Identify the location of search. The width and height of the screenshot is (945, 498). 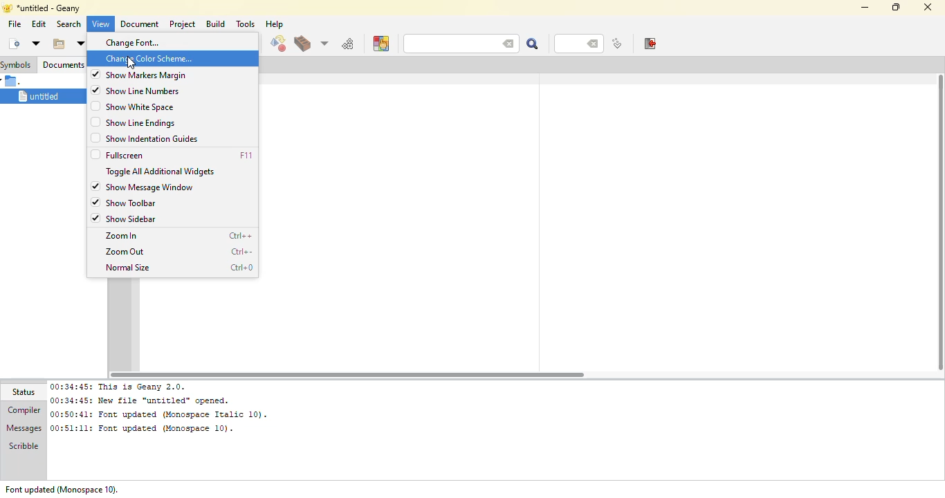
(443, 44).